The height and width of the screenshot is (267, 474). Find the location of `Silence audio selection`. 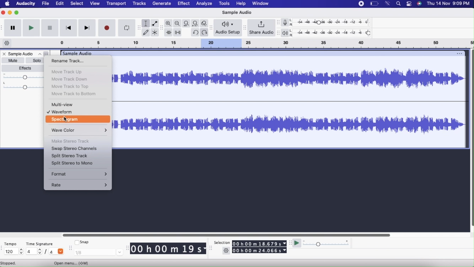

Silence audio selection is located at coordinates (178, 33).